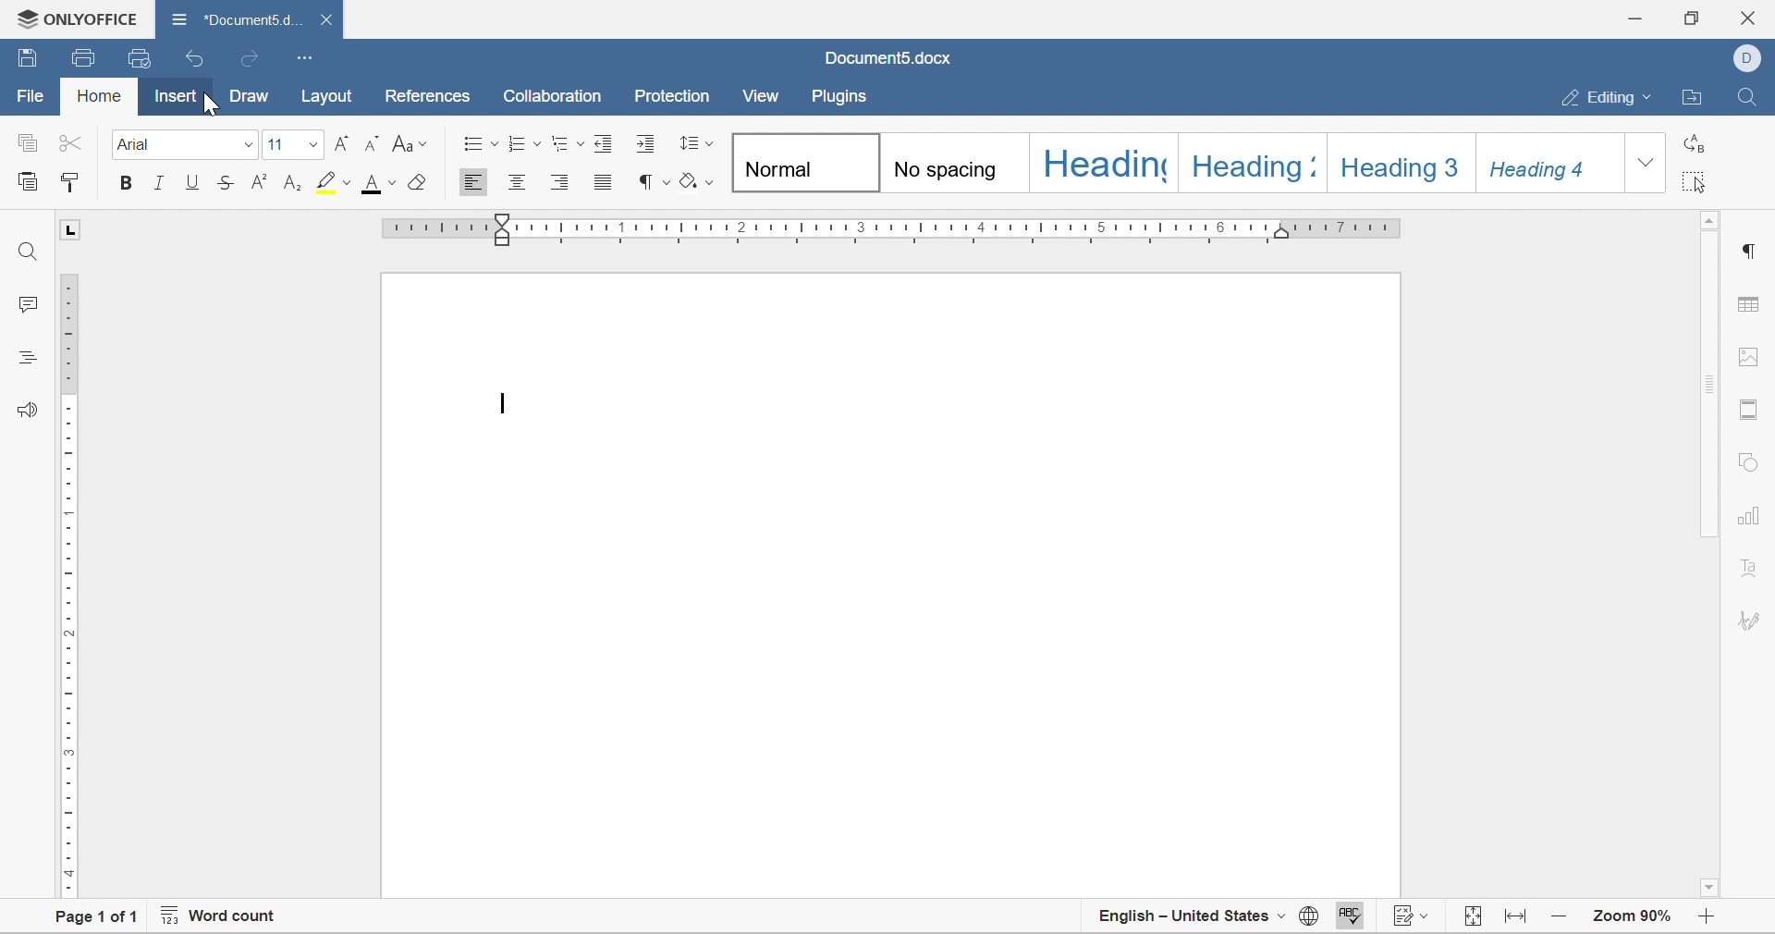  Describe the element at coordinates (1602, 97) in the screenshot. I see `editing` at that location.